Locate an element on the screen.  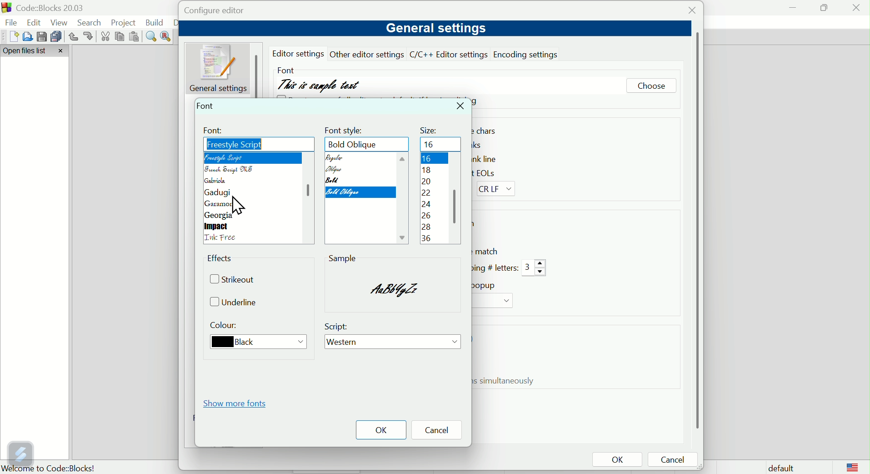
Close is located at coordinates (857, 10).